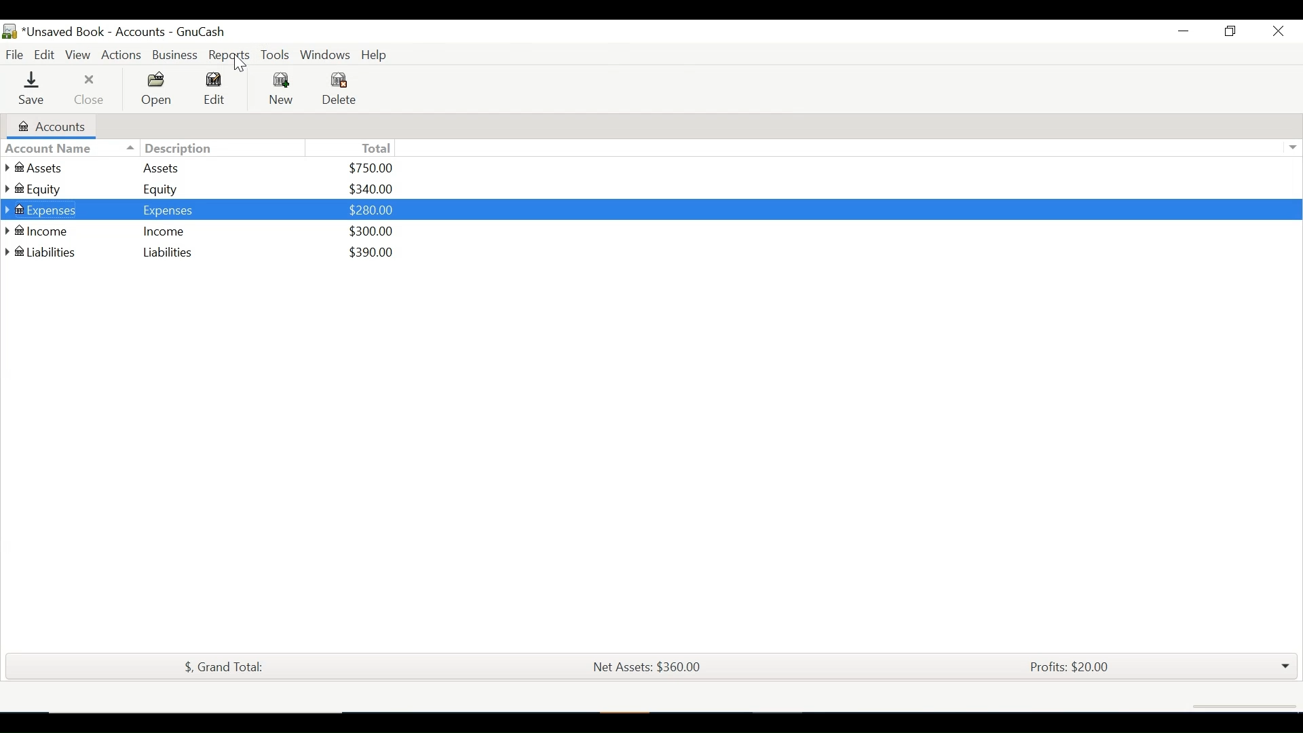 Image resolution: width=1303 pixels, height=733 pixels. What do you see at coordinates (212, 210) in the screenshot?
I see `® Expenses Expenses $280.00` at bounding box center [212, 210].